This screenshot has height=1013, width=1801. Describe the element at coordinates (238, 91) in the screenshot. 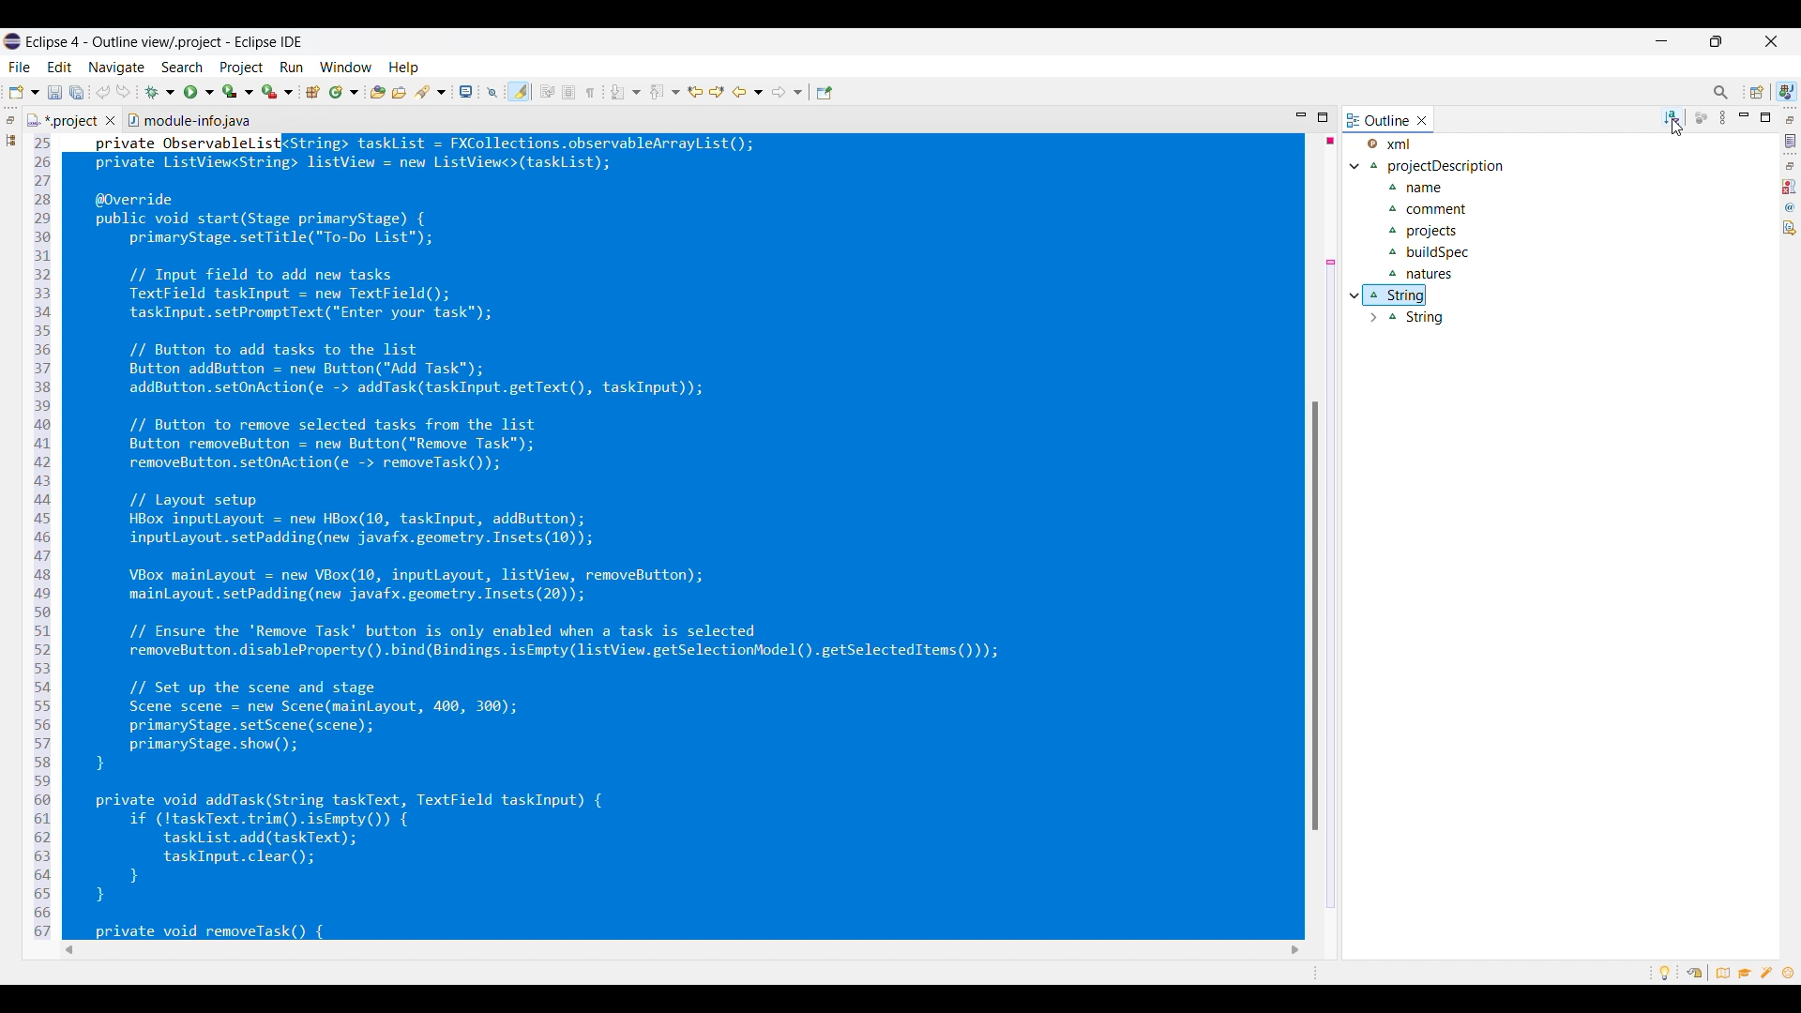

I see `Coverage options` at that location.